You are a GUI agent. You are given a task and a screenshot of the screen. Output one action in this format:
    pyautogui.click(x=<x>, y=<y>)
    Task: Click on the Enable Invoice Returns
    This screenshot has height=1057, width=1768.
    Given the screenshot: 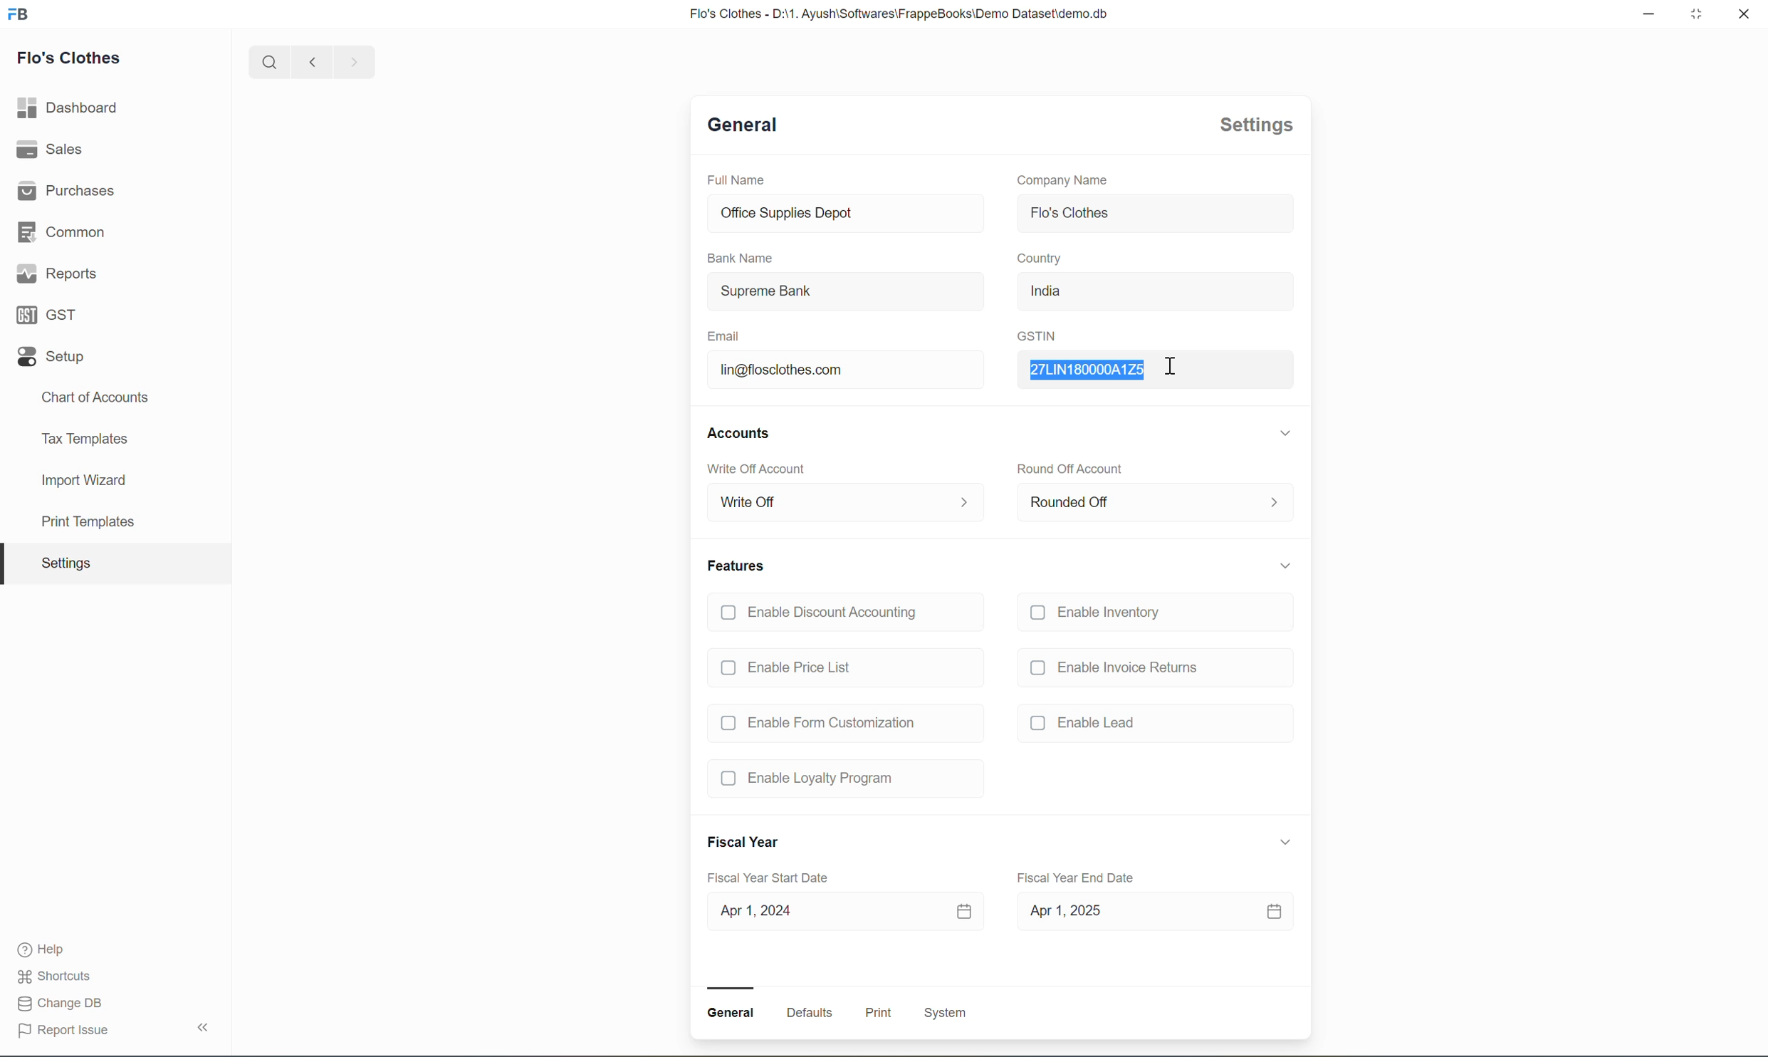 What is the action you would take?
    pyautogui.click(x=1113, y=668)
    